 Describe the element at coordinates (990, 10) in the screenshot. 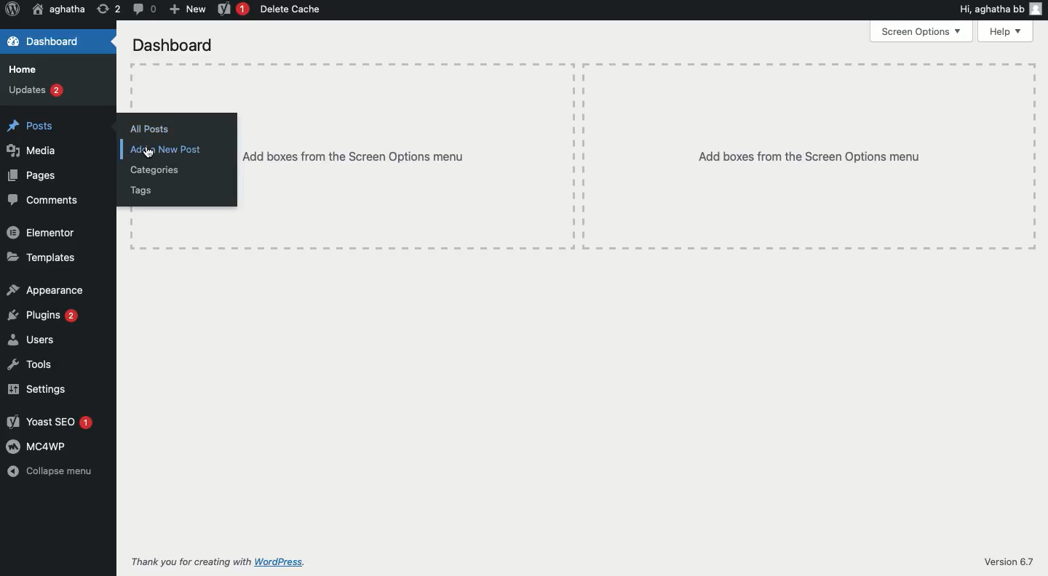

I see `Hi, aghatha bb` at that location.